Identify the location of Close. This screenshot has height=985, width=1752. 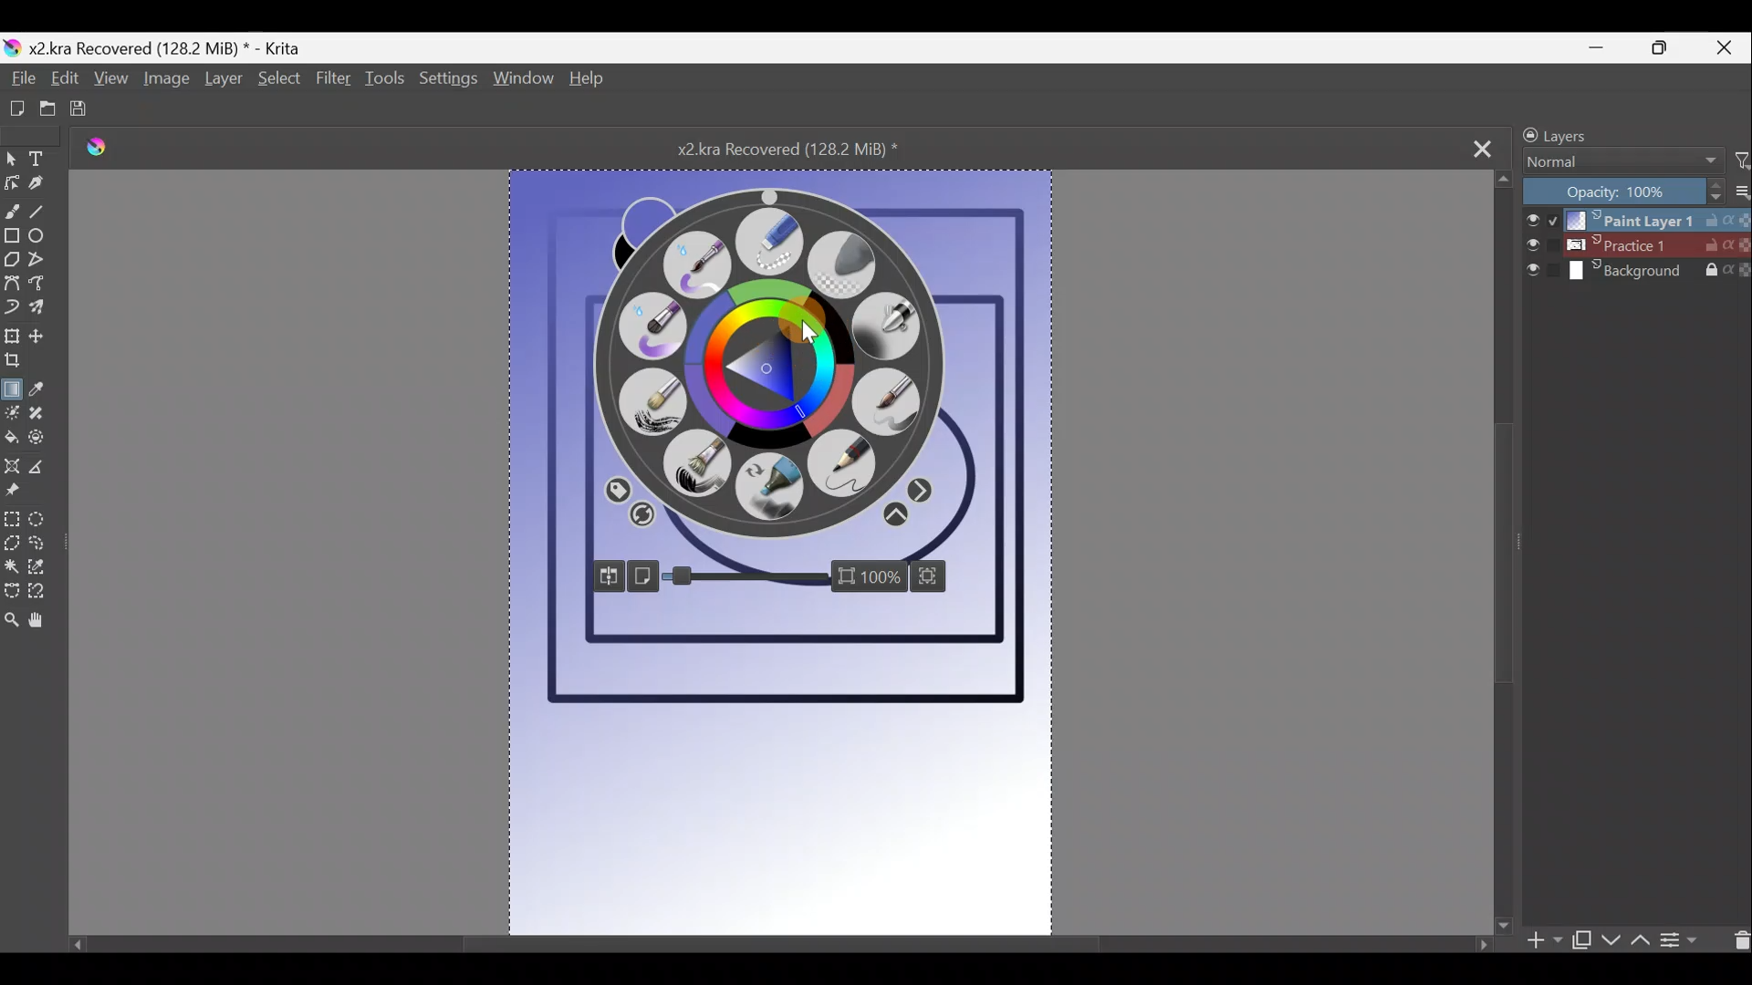
(1728, 47).